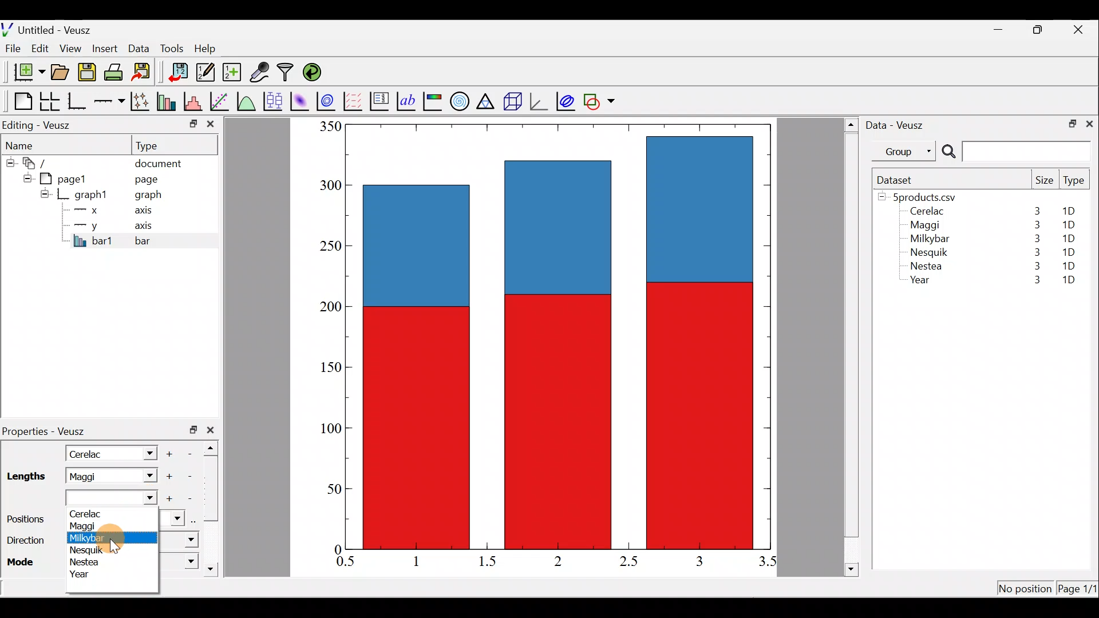 The width and height of the screenshot is (1099, 618). Describe the element at coordinates (247, 101) in the screenshot. I see `Plot a function` at that location.